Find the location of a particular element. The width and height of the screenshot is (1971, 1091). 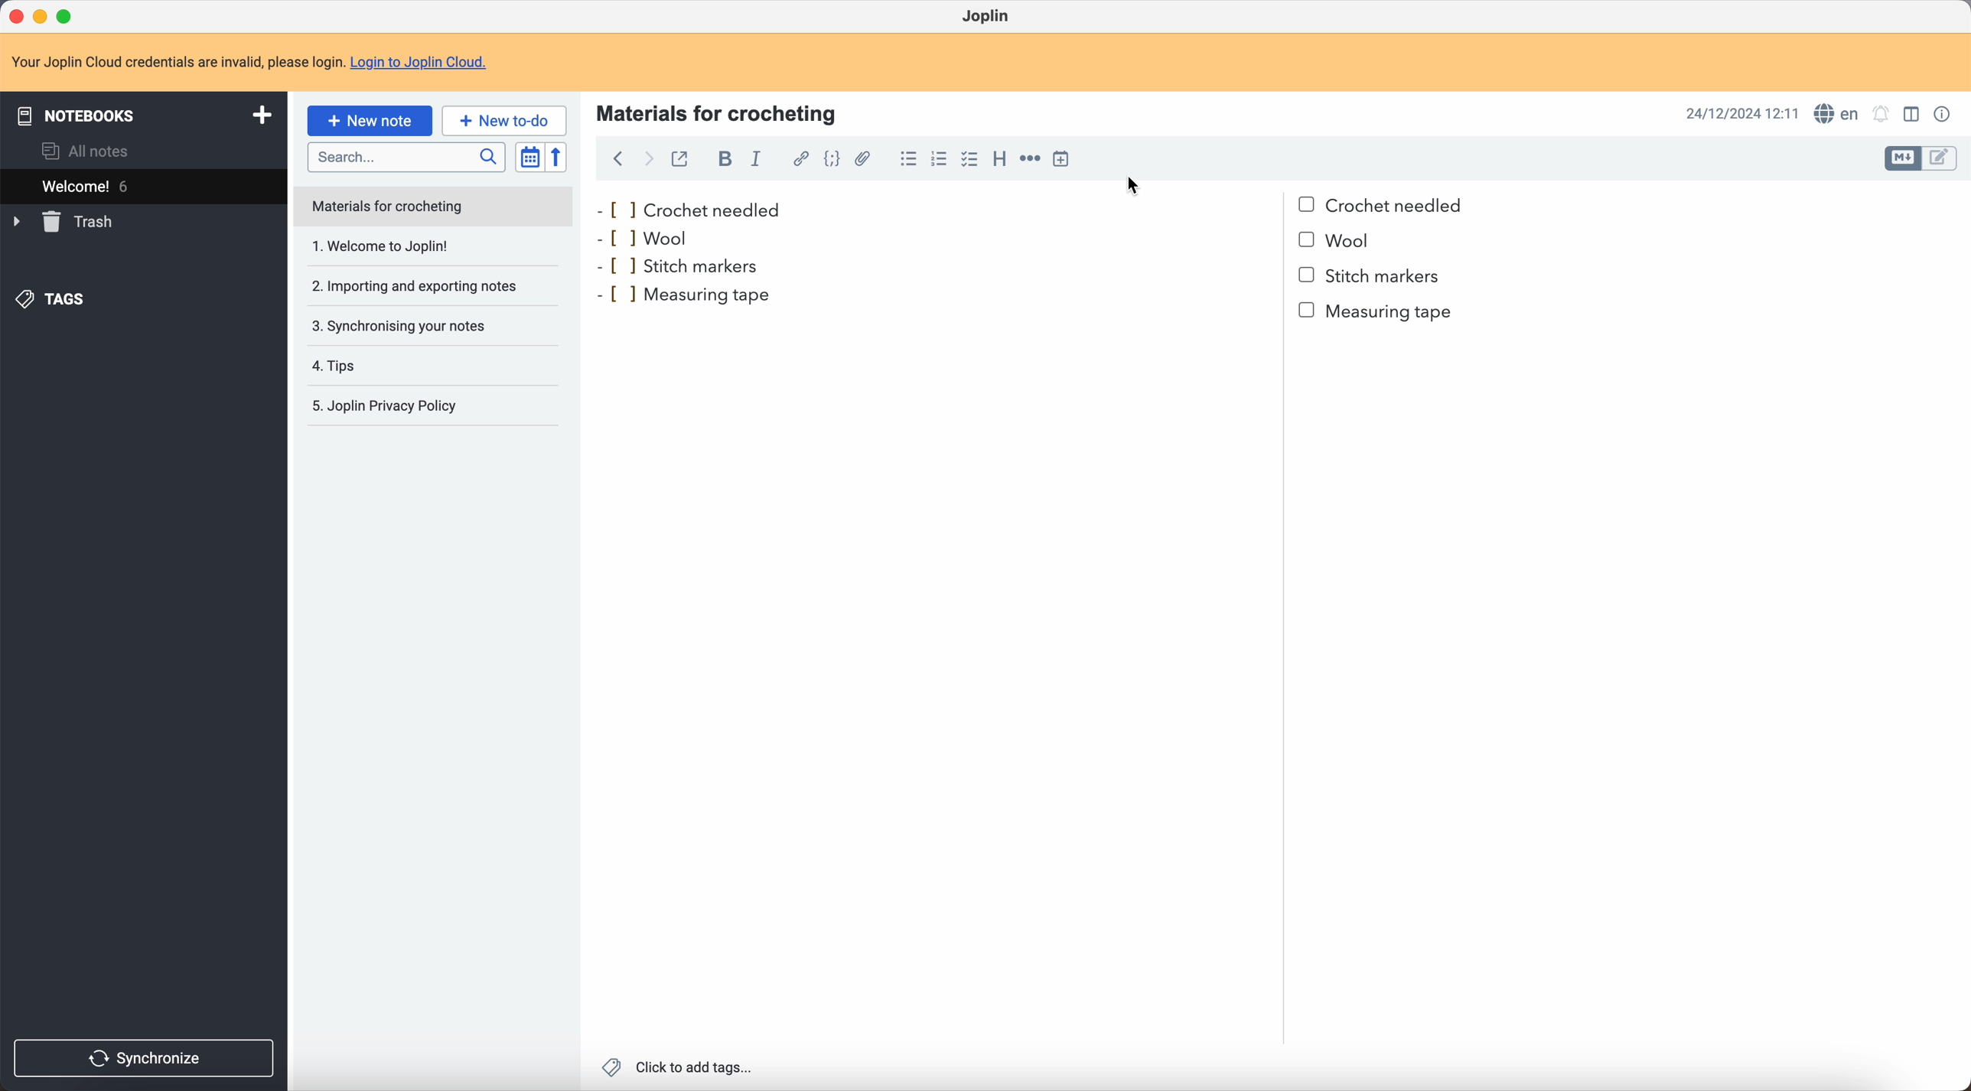

Joplin privacy policy is located at coordinates (393, 409).